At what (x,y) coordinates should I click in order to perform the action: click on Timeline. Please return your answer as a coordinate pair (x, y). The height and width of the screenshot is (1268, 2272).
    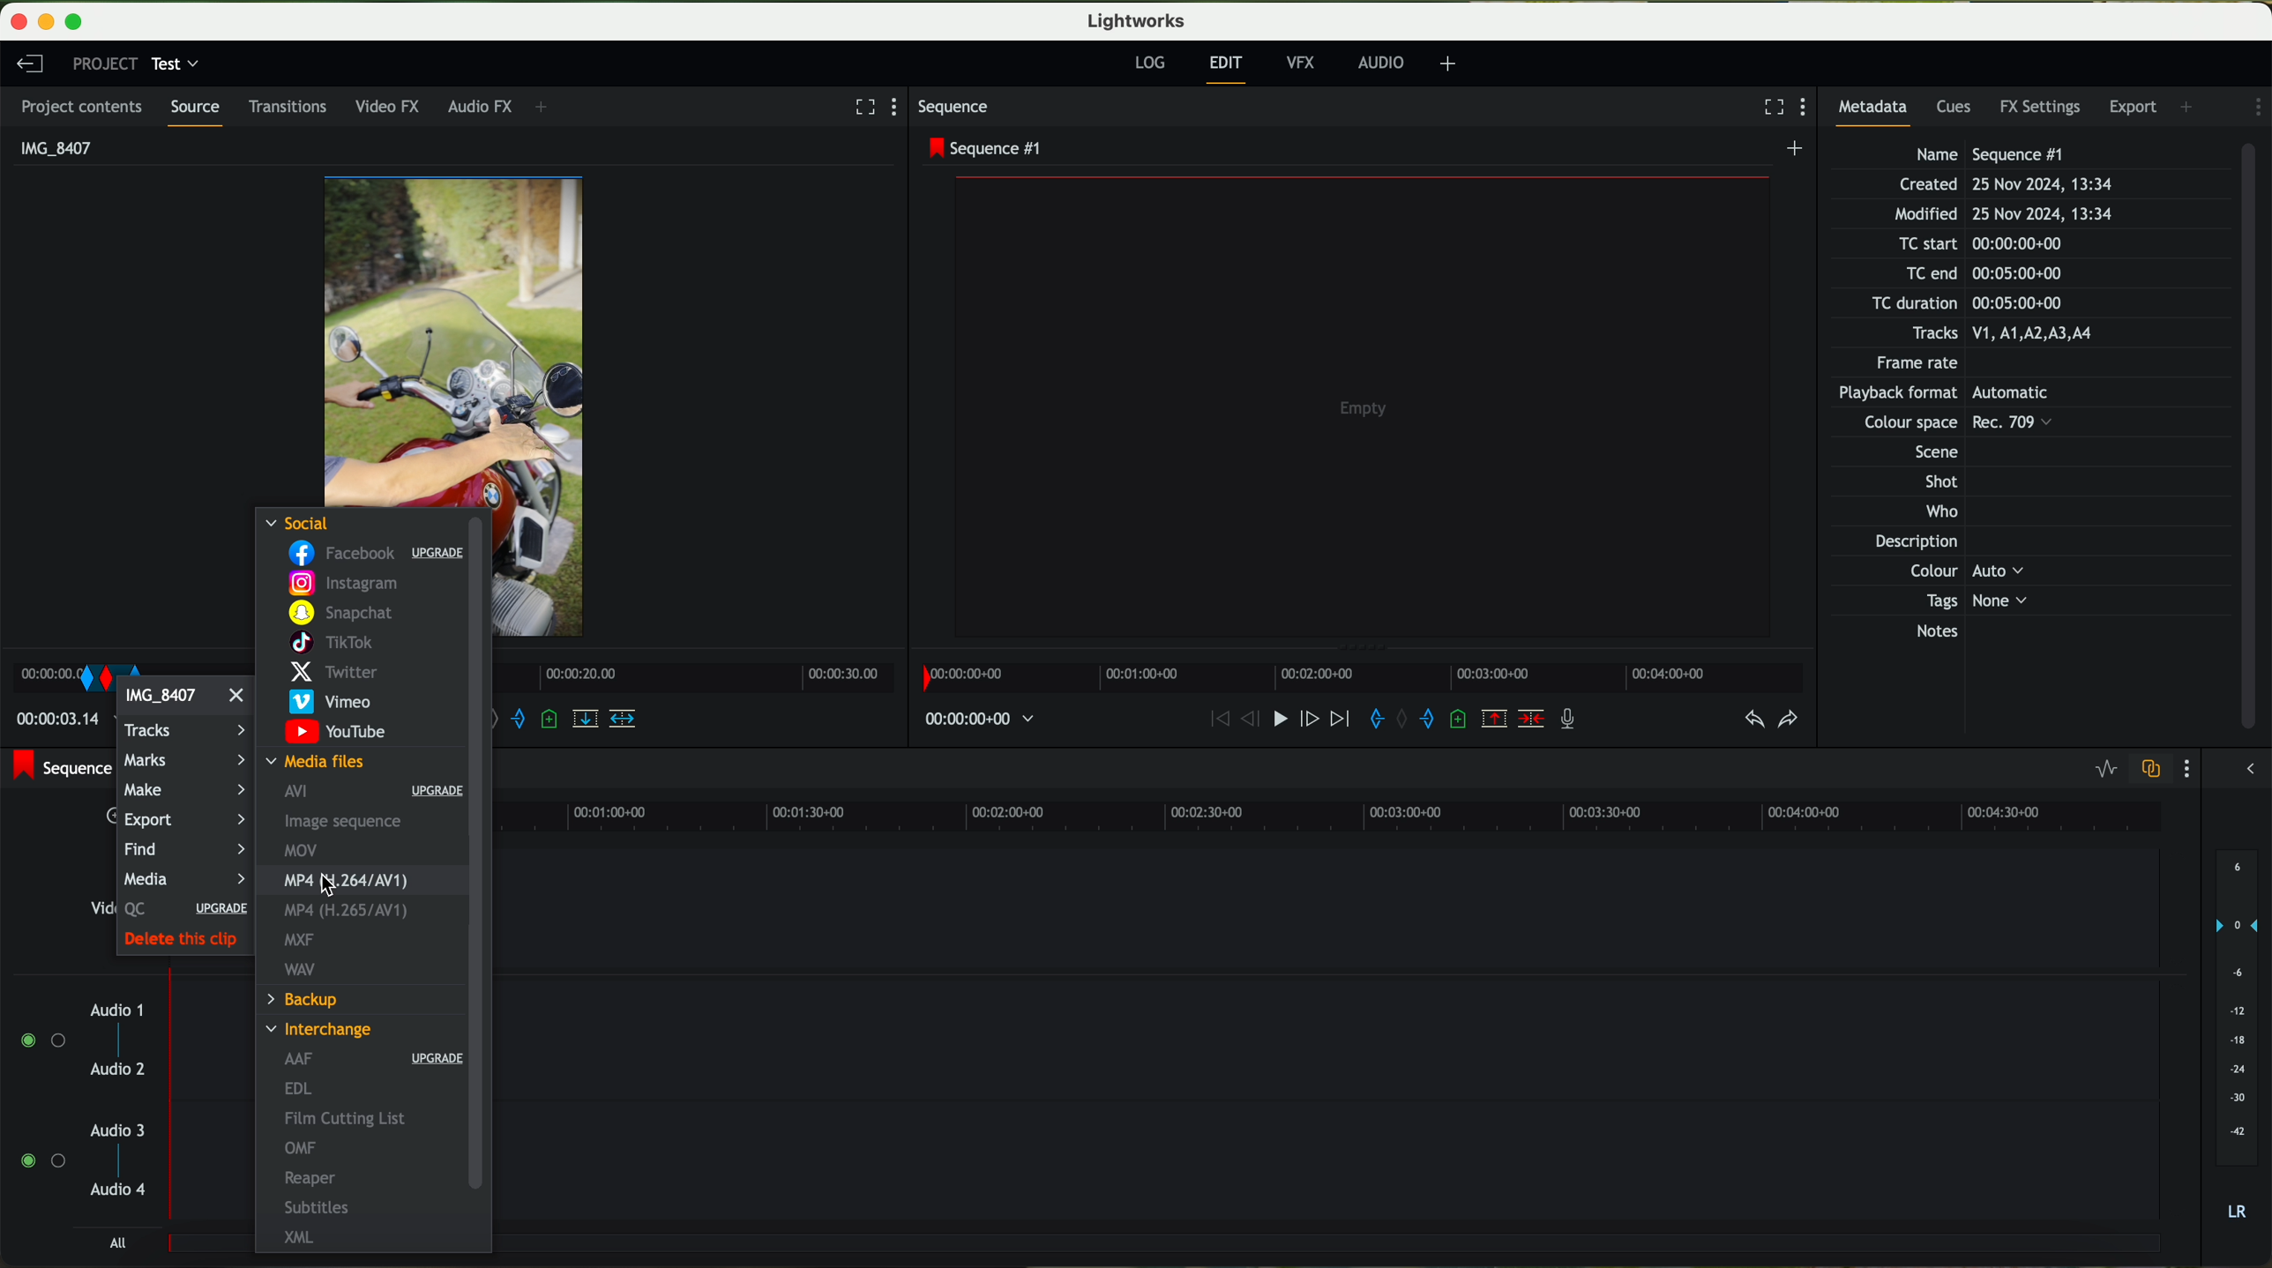
    Looking at the image, I should click on (690, 678).